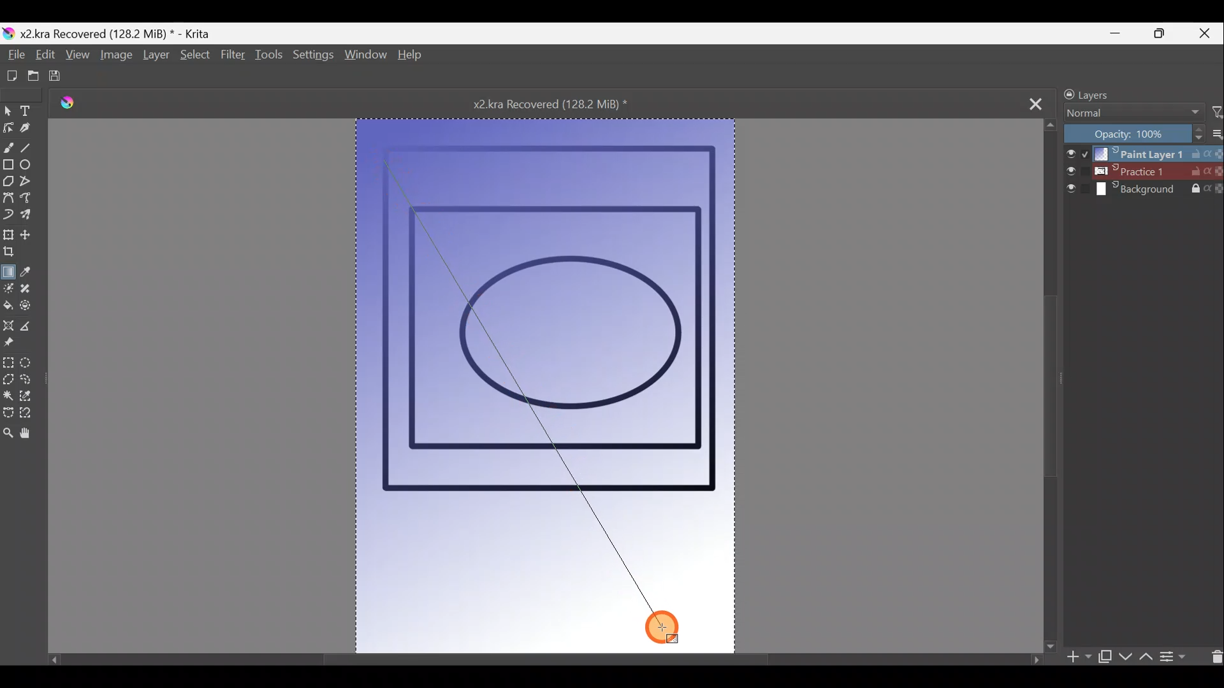  What do you see at coordinates (9, 215) in the screenshot?
I see `Dynamic brush tool` at bounding box center [9, 215].